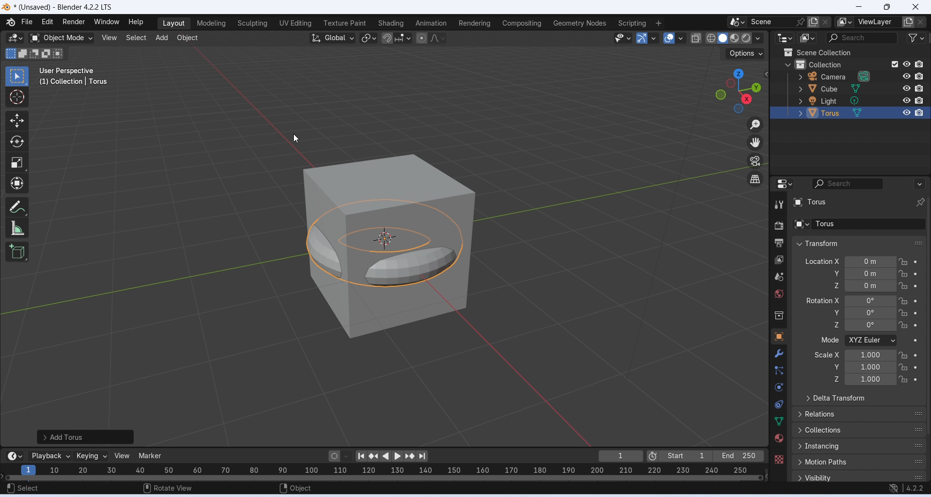 The width and height of the screenshot is (931, 497). I want to click on Light layer, so click(859, 100).